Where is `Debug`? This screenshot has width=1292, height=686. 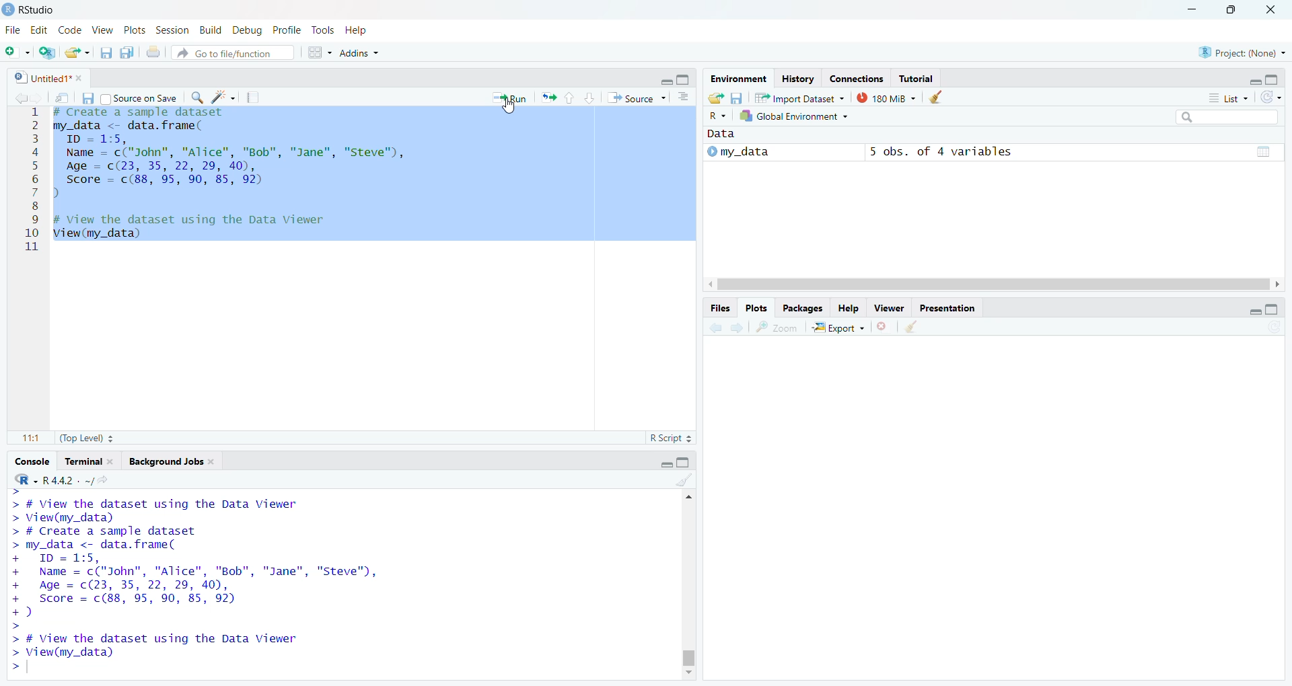
Debug is located at coordinates (248, 31).